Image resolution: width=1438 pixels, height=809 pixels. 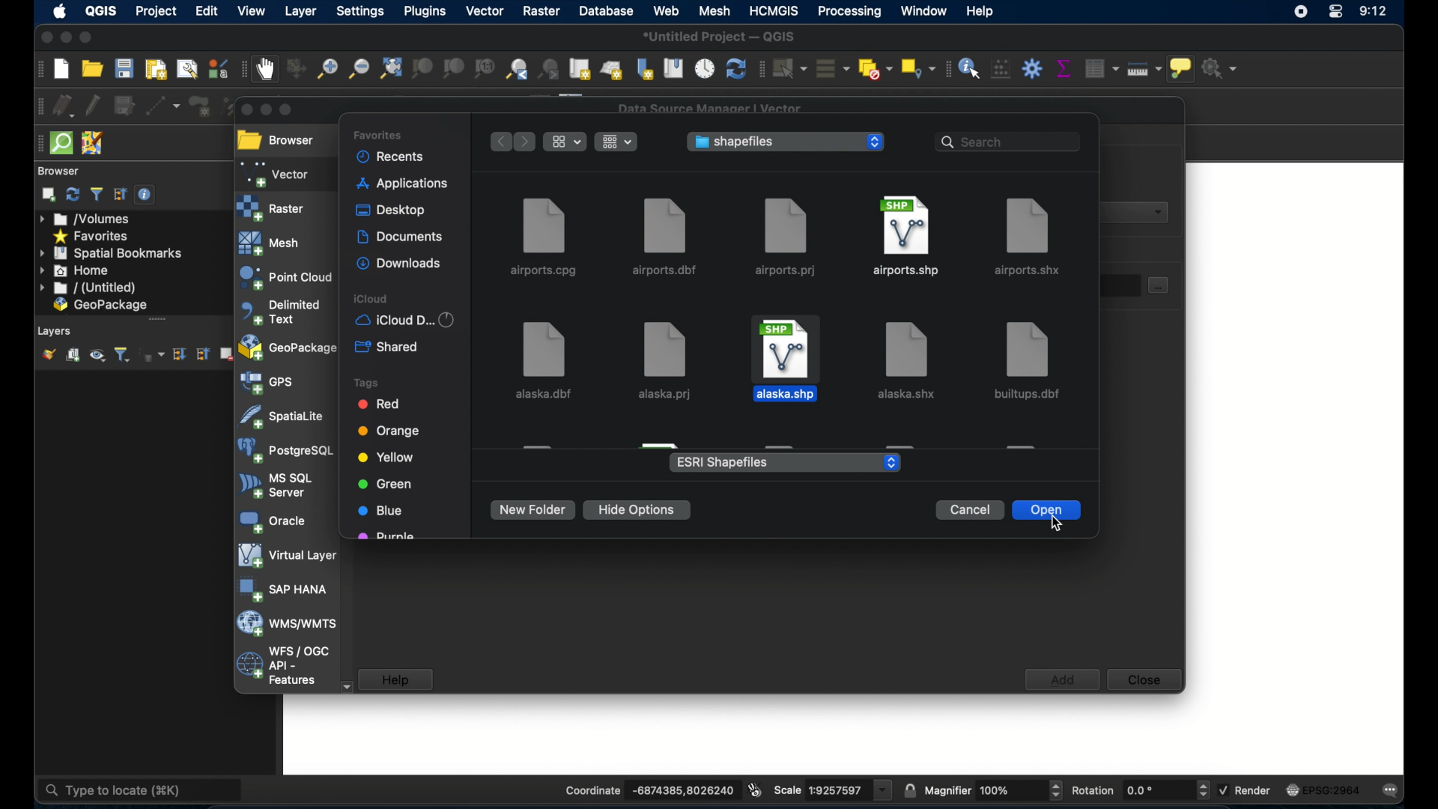 I want to click on quicksom, so click(x=61, y=144).